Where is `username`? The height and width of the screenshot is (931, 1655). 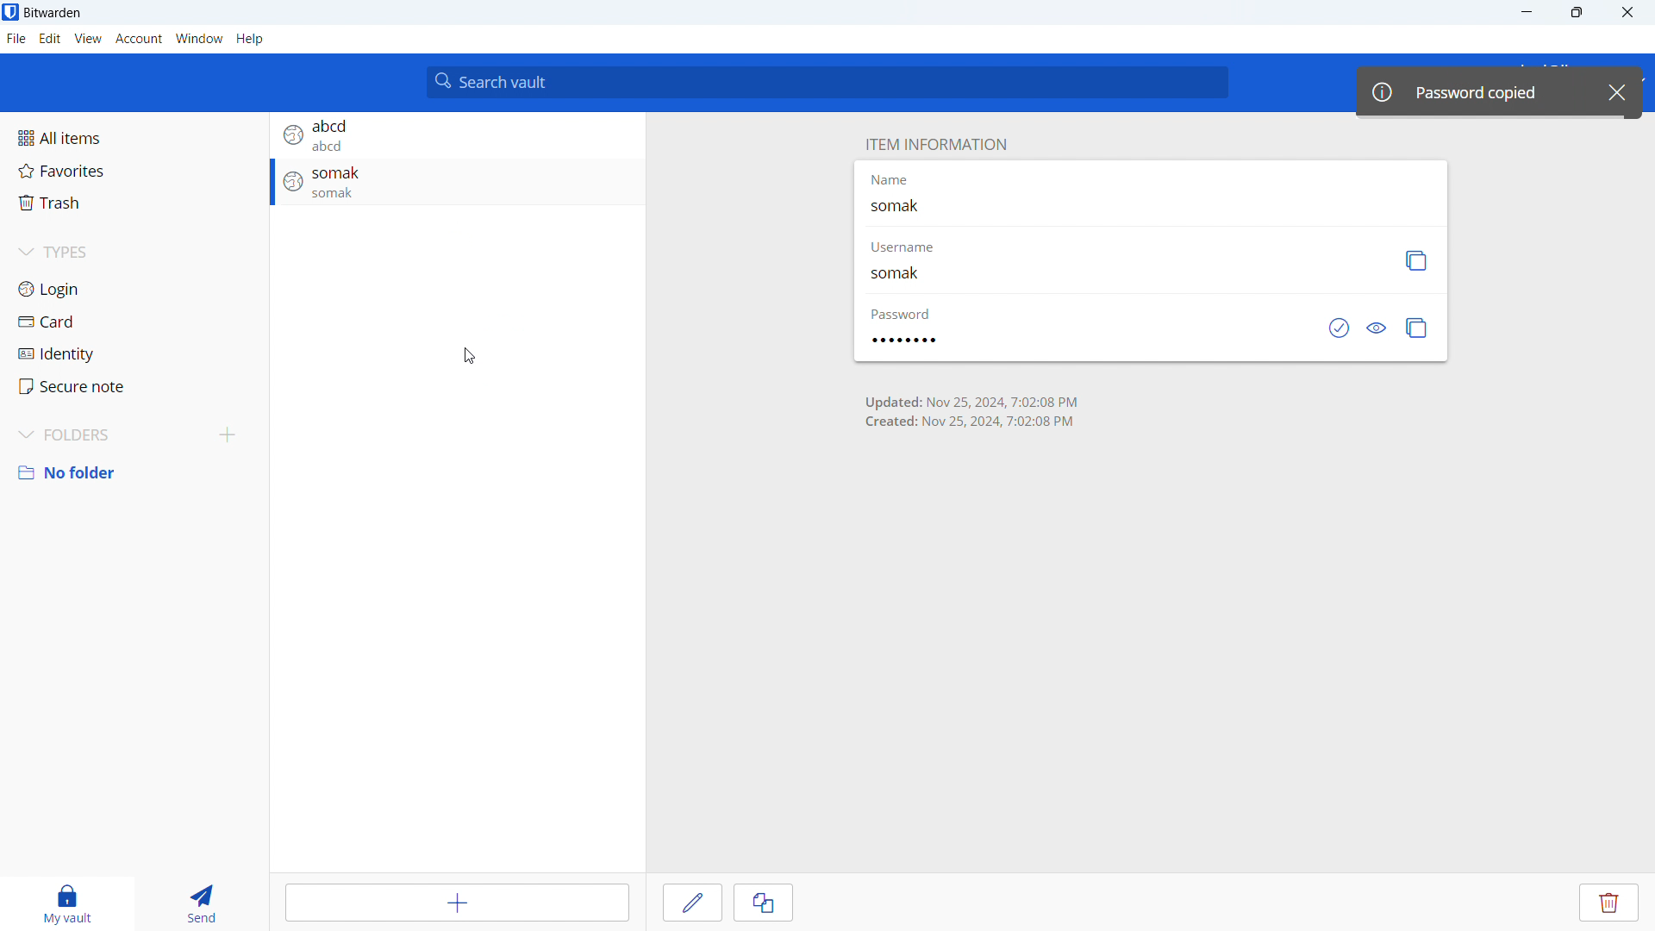
username is located at coordinates (911, 248).